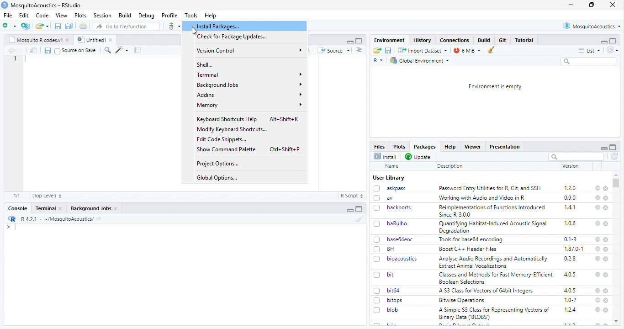  I want to click on Environment, so click(390, 40).